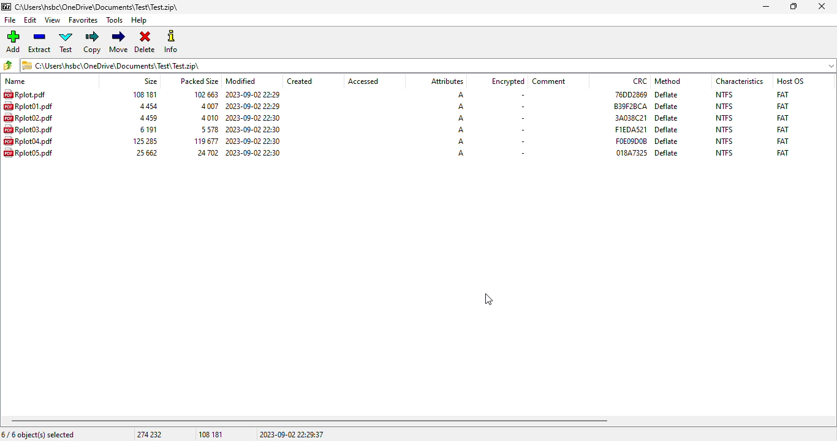  I want to click on delete, so click(145, 42).